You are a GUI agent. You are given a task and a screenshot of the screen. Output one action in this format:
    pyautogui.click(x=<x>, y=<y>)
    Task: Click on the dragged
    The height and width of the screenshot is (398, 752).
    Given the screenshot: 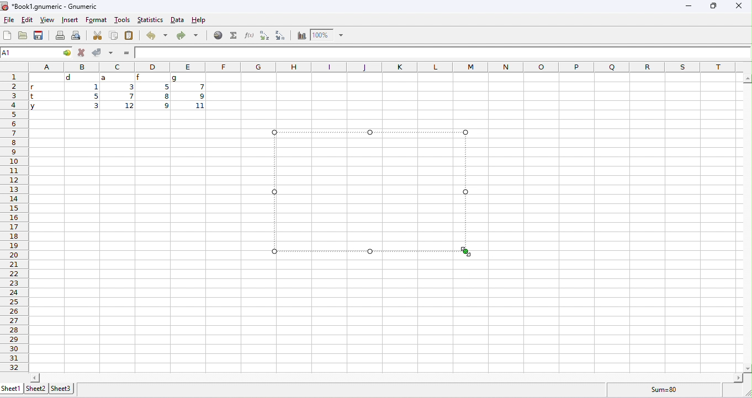 What is the action you would take?
    pyautogui.click(x=366, y=189)
    